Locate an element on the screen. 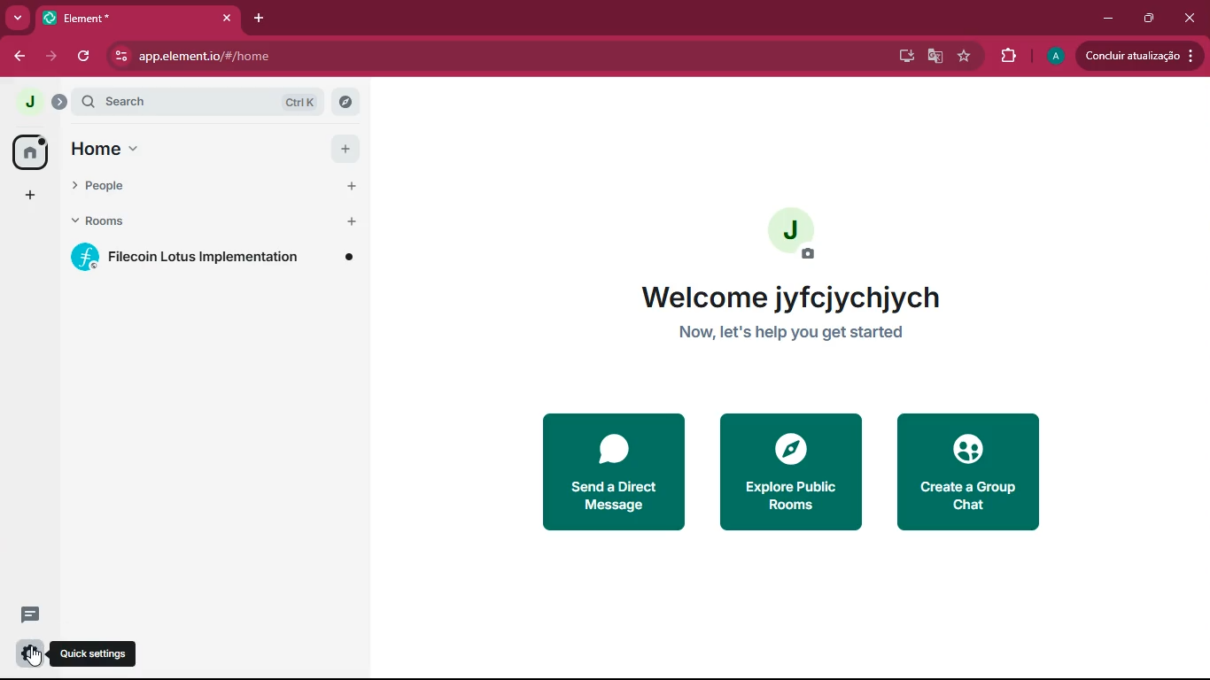 The height and width of the screenshot is (680, 1210). restore down is located at coordinates (1147, 18).